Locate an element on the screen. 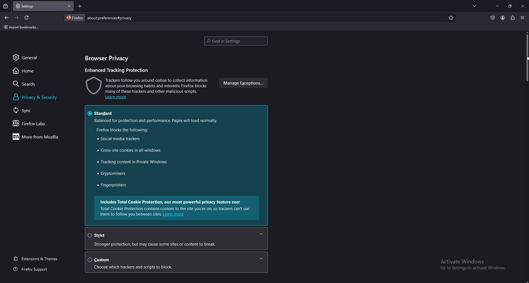 The width and height of the screenshot is (529, 283). tab is located at coordinates (29, 6).